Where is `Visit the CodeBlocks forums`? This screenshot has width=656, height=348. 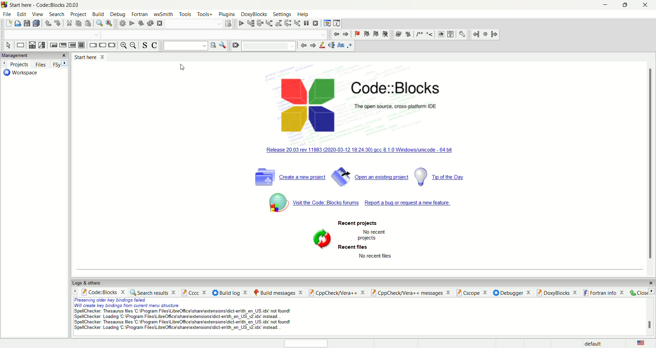 Visit the CodeBlocks forums is located at coordinates (328, 203).